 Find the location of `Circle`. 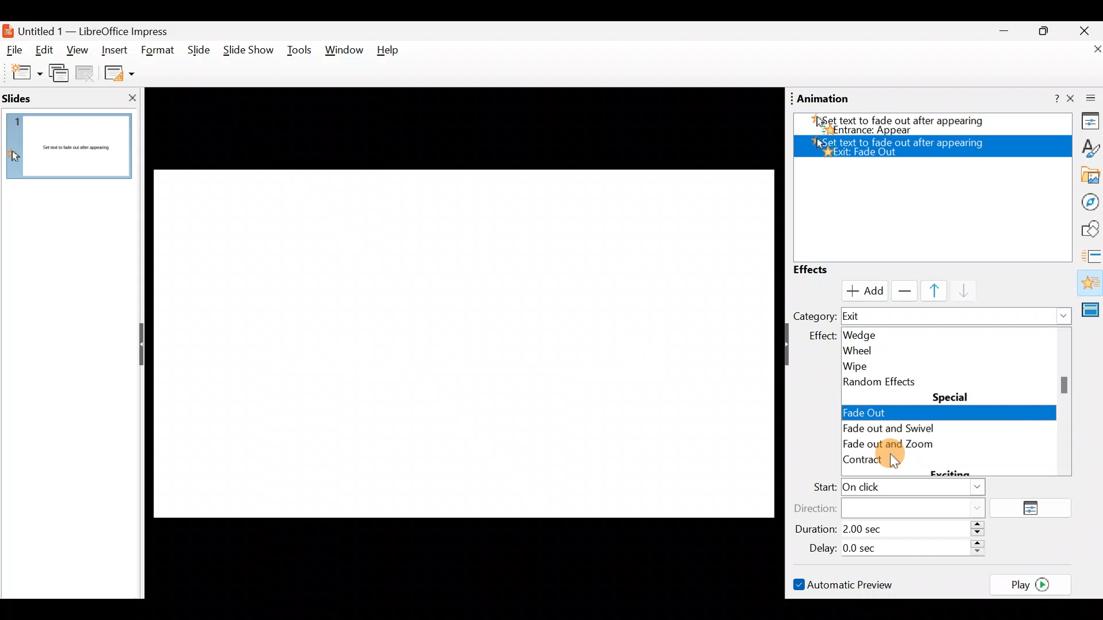

Circle is located at coordinates (886, 429).